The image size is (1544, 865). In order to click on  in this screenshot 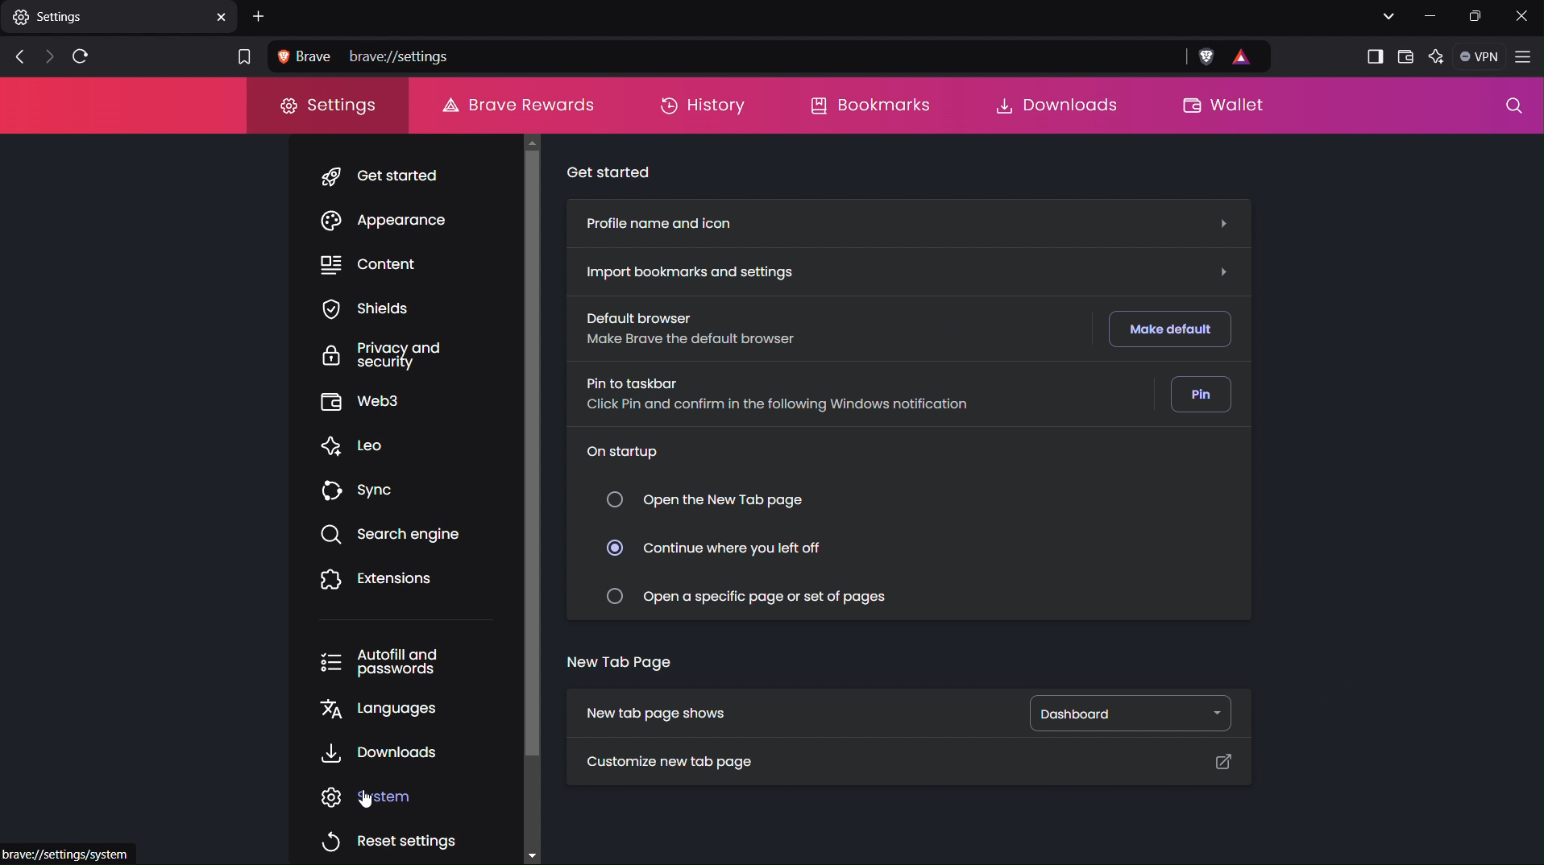, I will do `click(1222, 270)`.